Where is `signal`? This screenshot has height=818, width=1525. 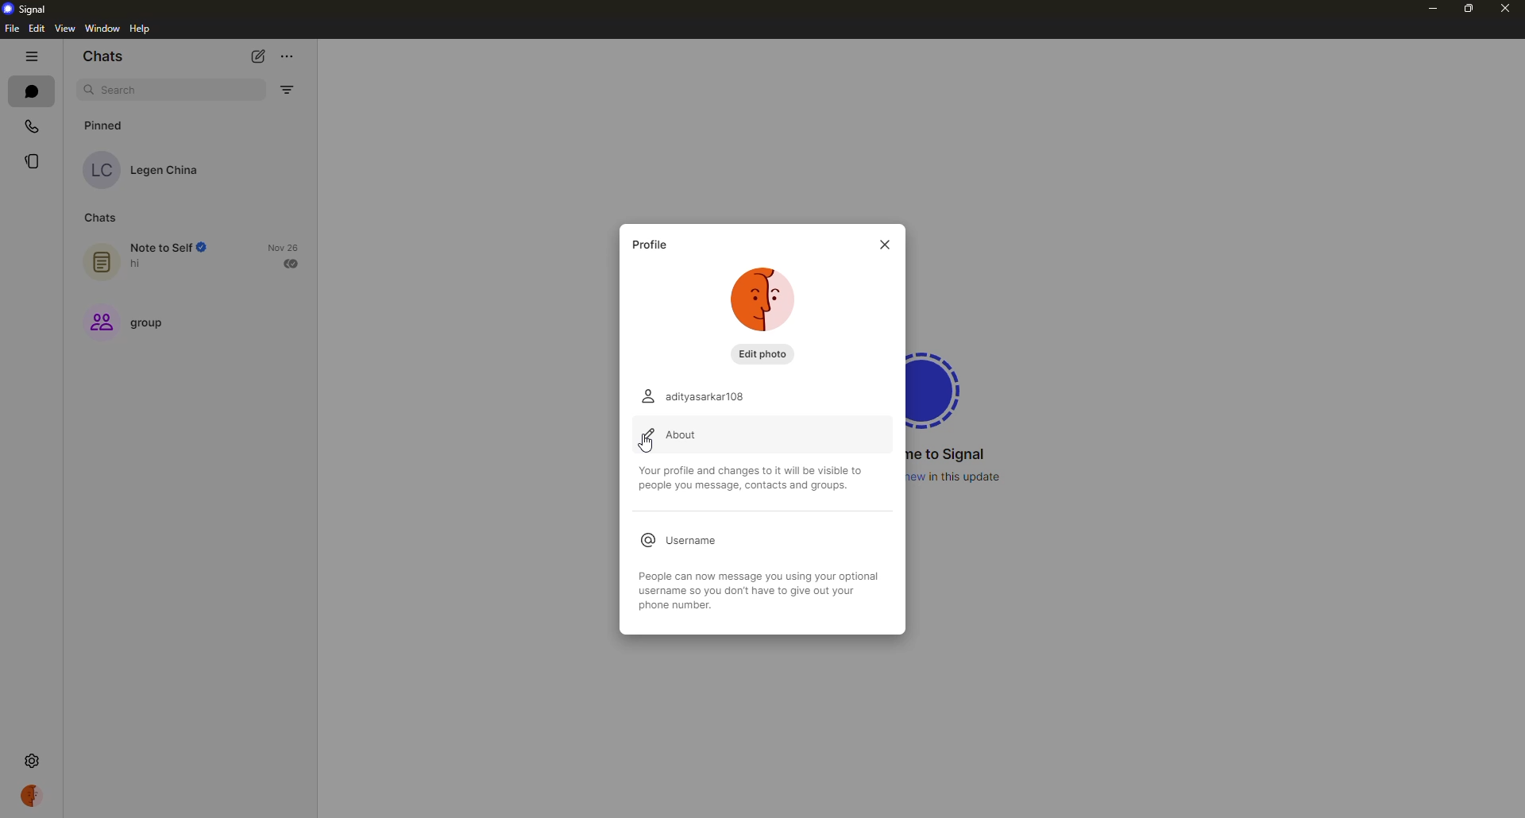
signal is located at coordinates (942, 386).